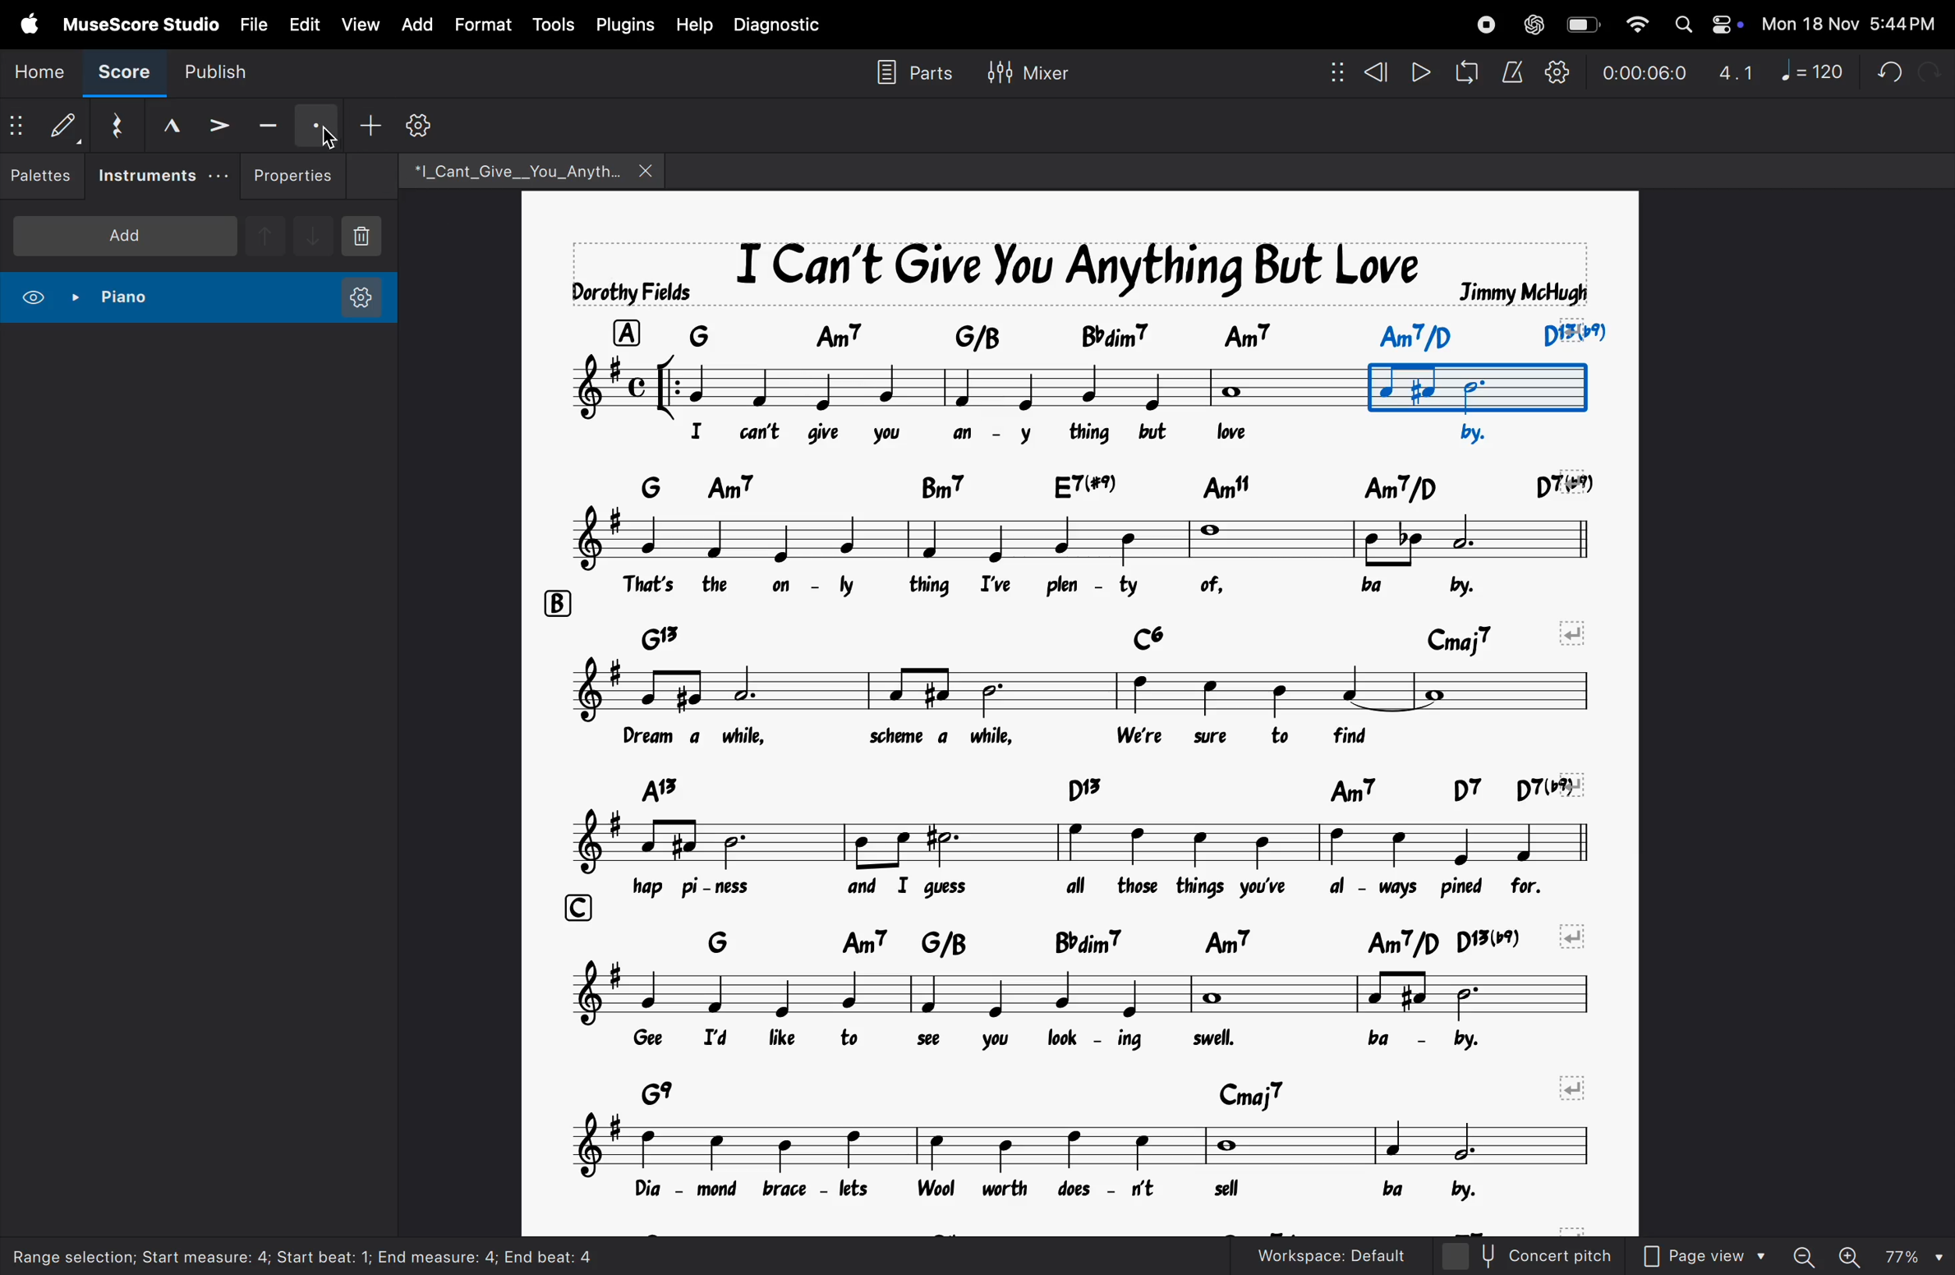  Describe the element at coordinates (1913, 1254) in the screenshot. I see `page zoom level` at that location.